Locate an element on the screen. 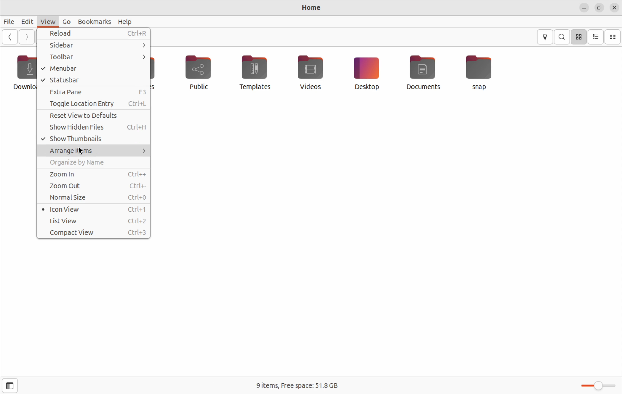  close is located at coordinates (613, 7).